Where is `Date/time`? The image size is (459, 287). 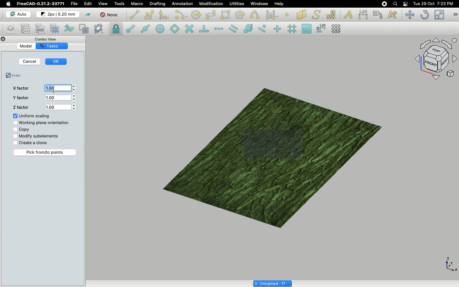
Date/time is located at coordinates (433, 4).